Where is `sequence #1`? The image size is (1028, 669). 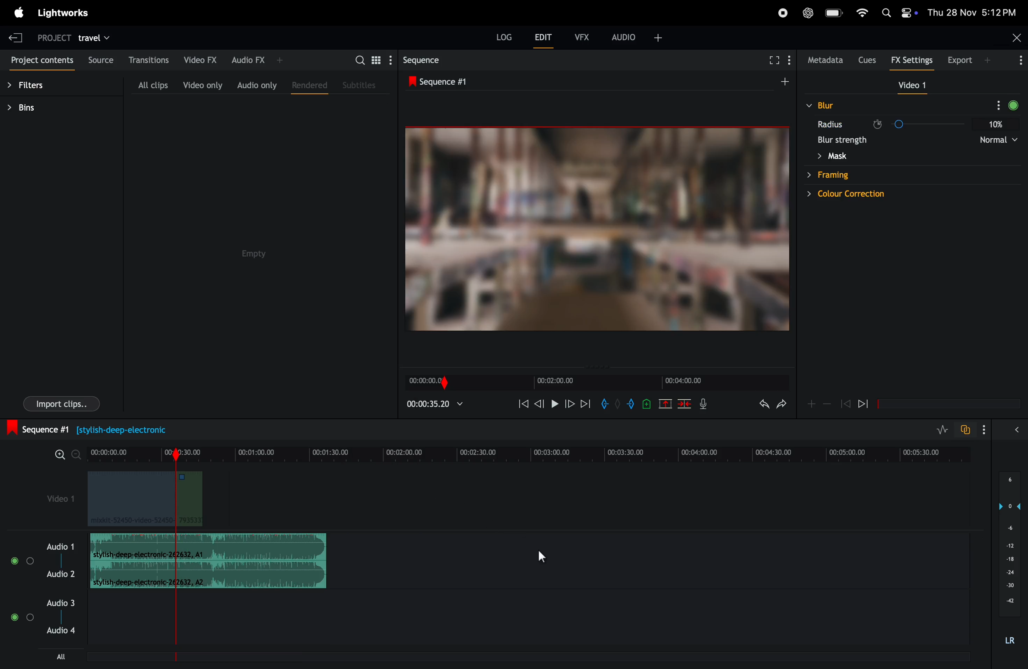 sequence #1 is located at coordinates (86, 429).